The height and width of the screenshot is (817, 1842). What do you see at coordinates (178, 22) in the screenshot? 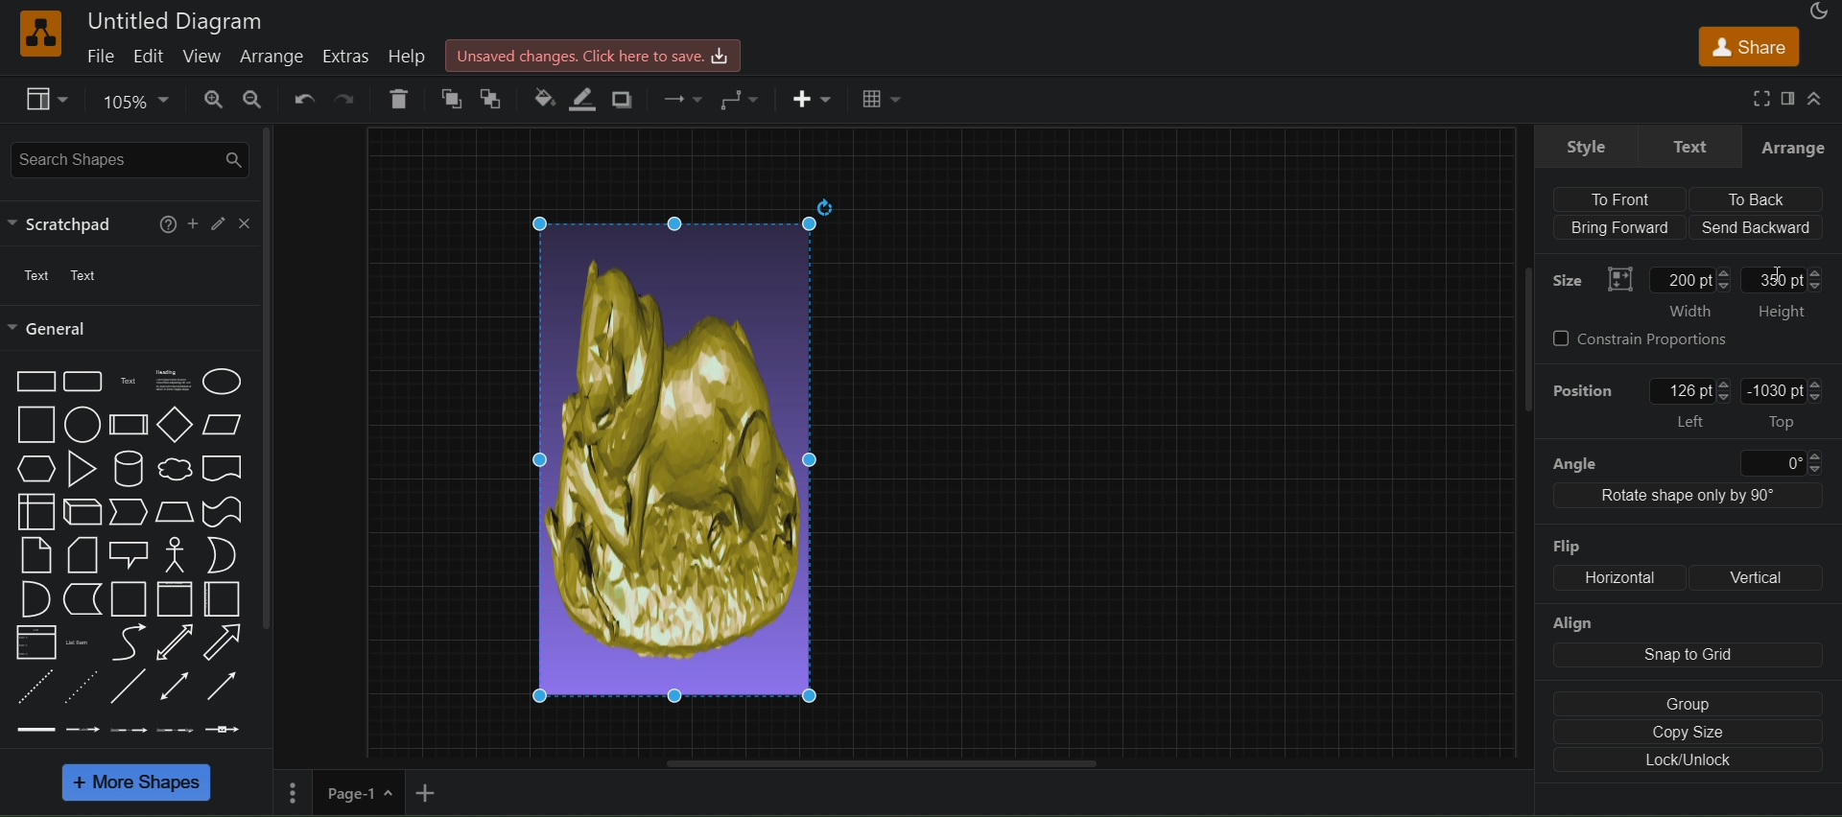
I see `Untitled Diagram` at bounding box center [178, 22].